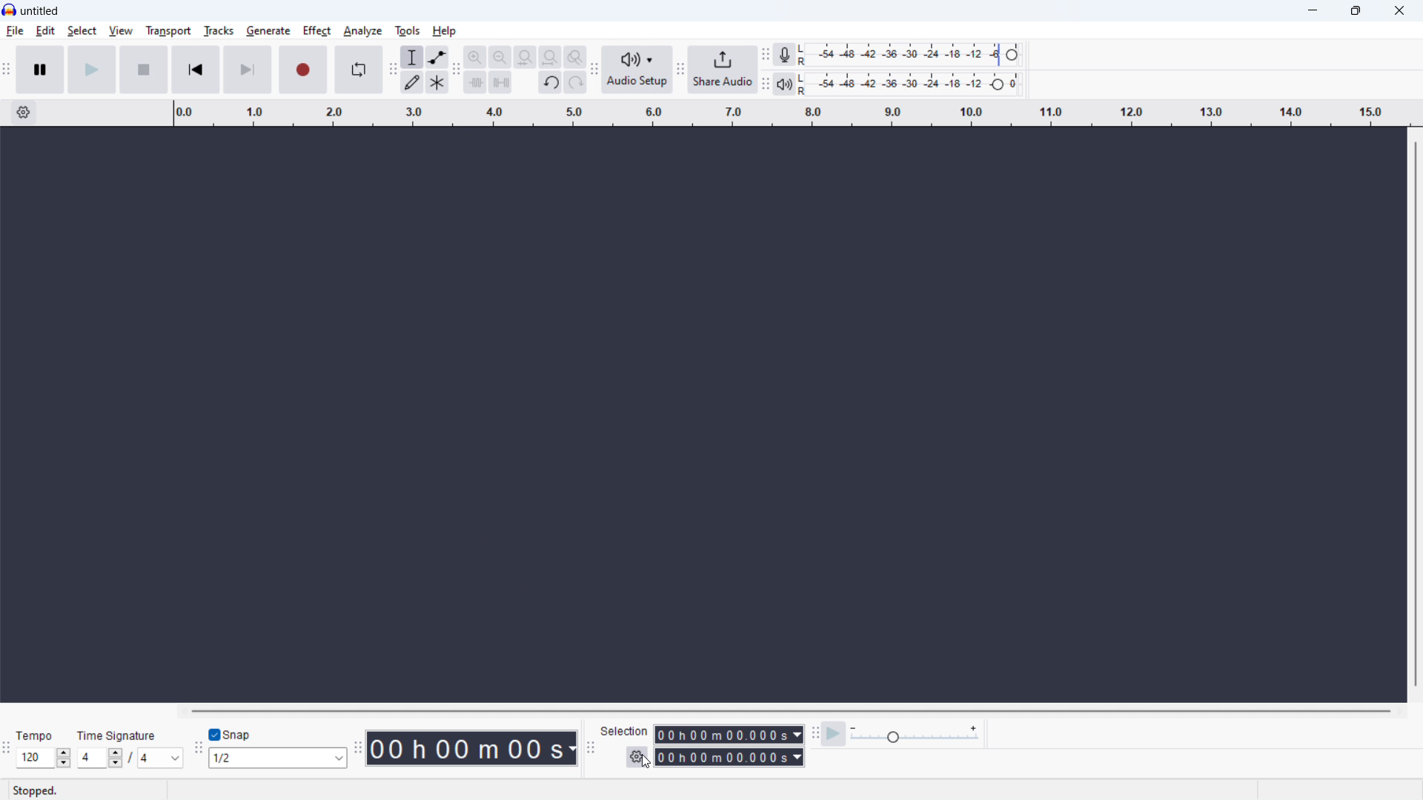 The image size is (1423, 800). I want to click on stop, so click(144, 69).